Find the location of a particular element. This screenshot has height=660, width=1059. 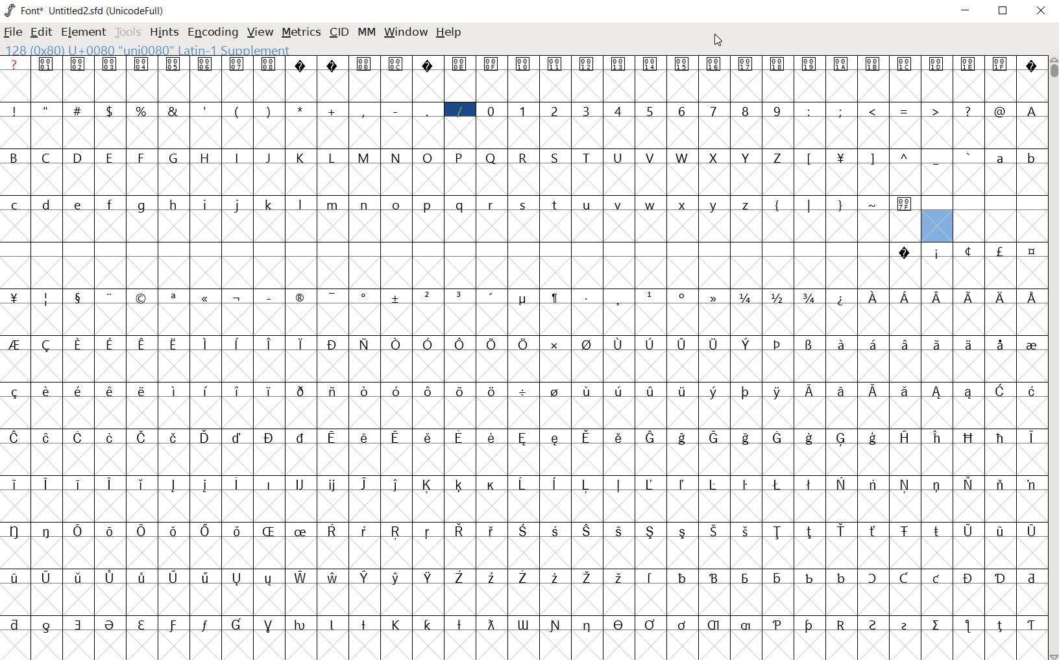

glyph is located at coordinates (334, 577).